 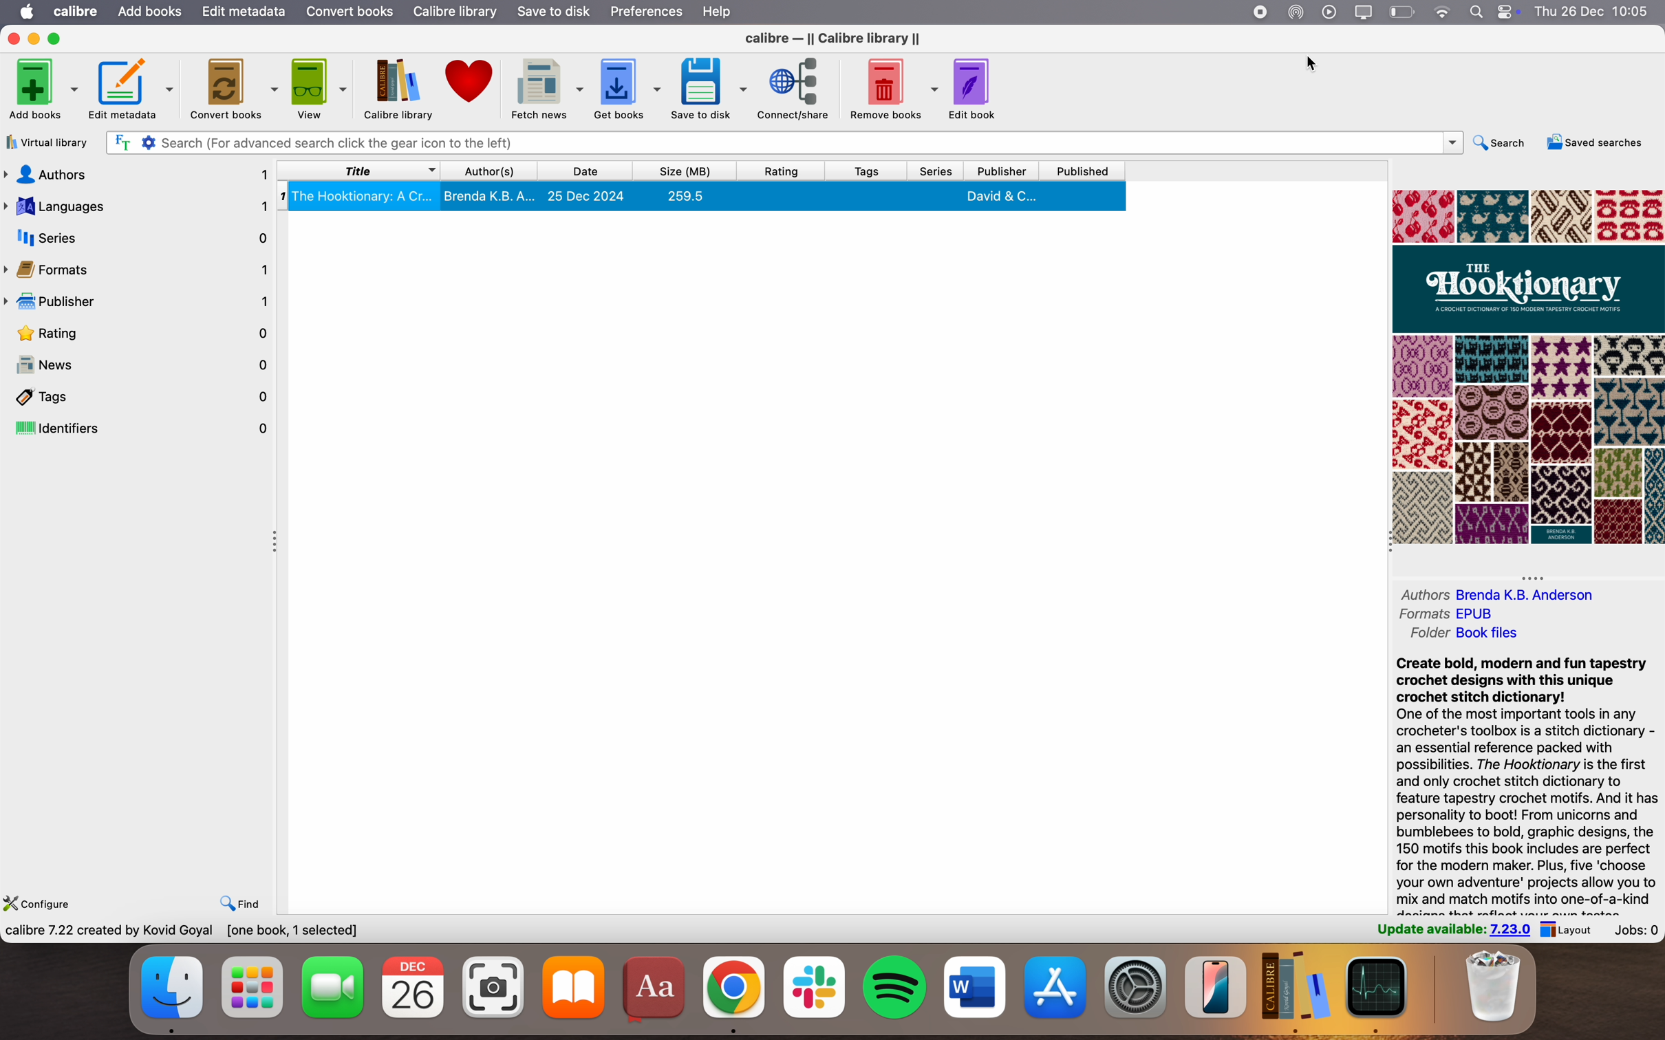 What do you see at coordinates (317, 87) in the screenshot?
I see `view` at bounding box center [317, 87].